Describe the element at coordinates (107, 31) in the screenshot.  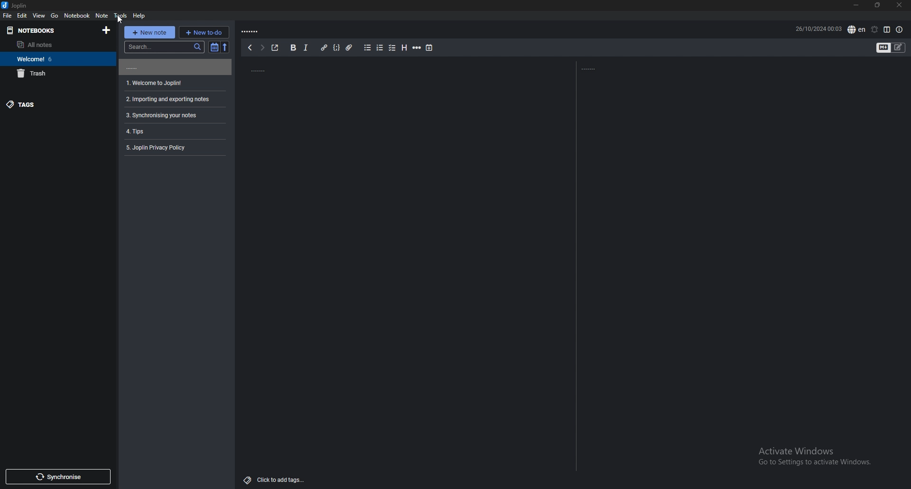
I see `add notebooks` at that location.